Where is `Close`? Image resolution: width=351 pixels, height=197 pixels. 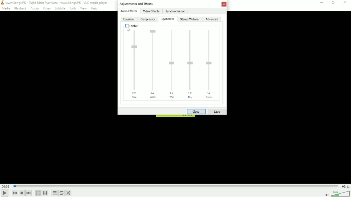 Close is located at coordinates (345, 3).